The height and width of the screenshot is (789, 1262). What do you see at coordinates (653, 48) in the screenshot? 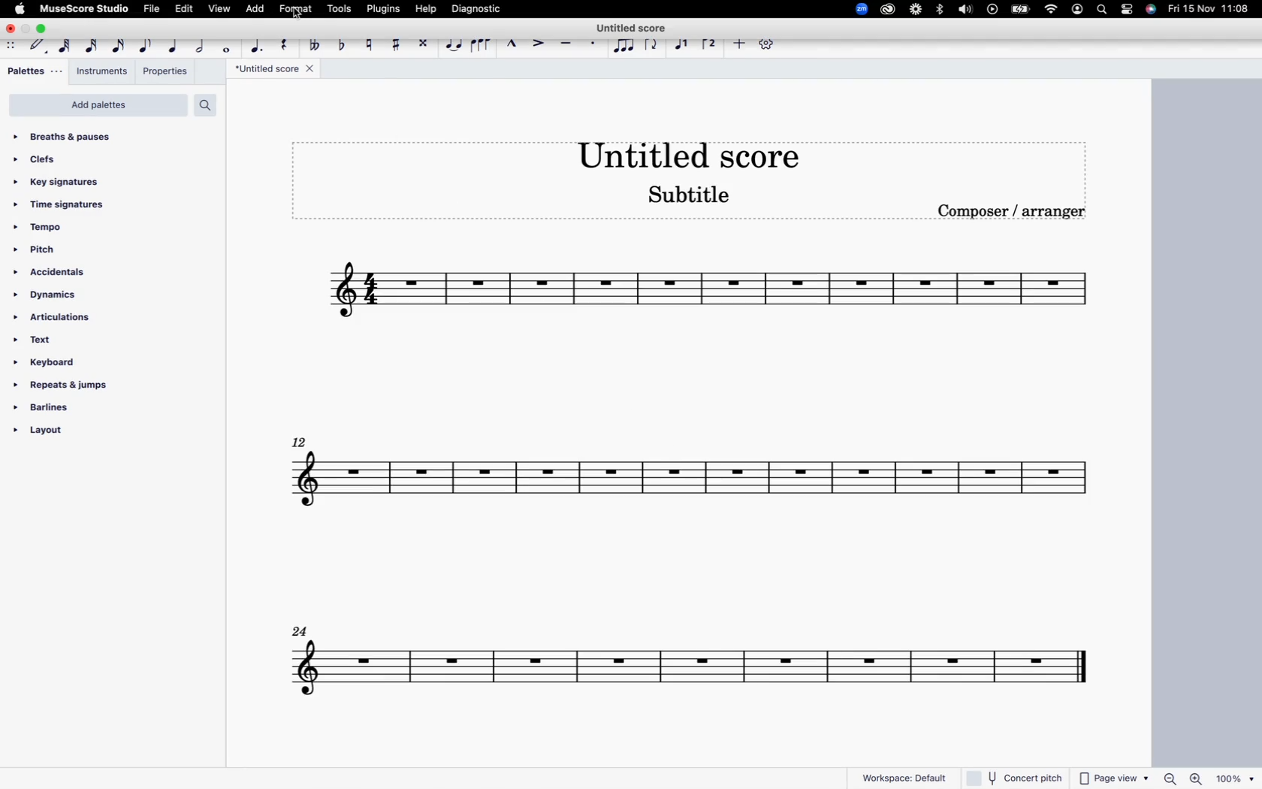
I see `flip direction` at bounding box center [653, 48].